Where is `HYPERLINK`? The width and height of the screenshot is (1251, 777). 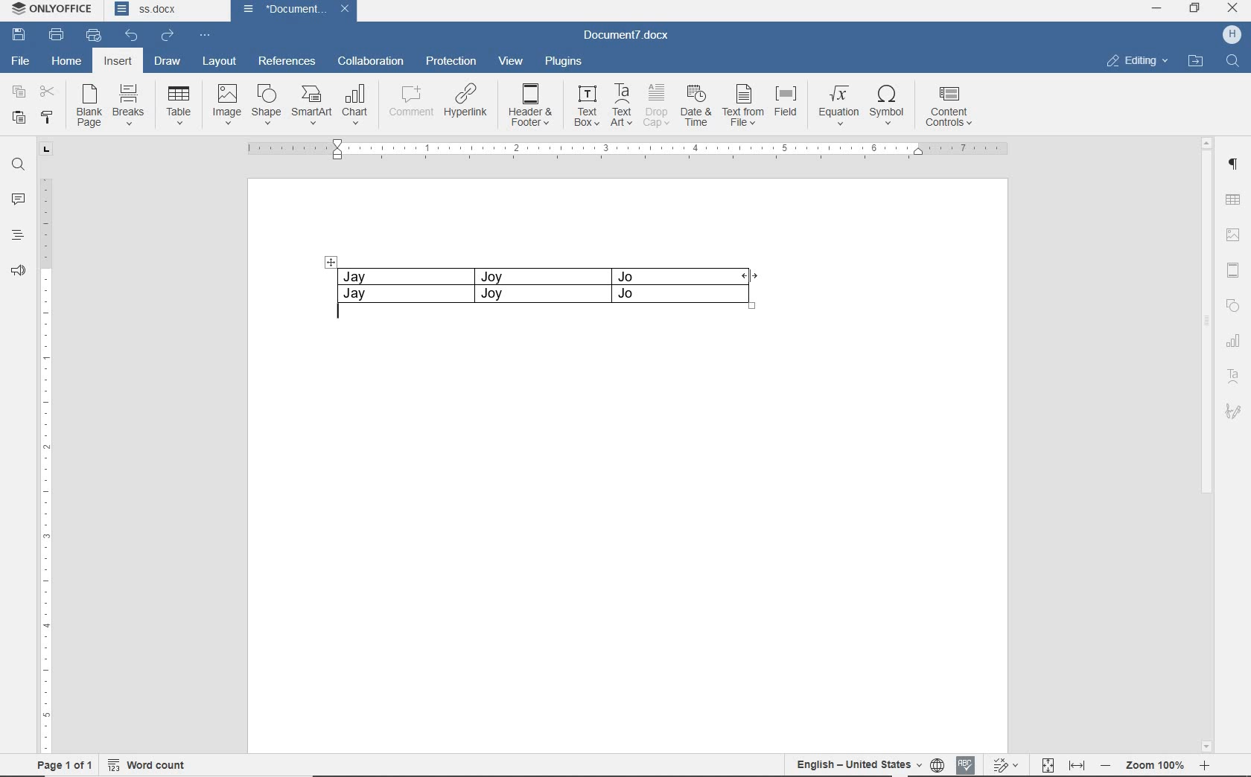 HYPERLINK is located at coordinates (467, 103).